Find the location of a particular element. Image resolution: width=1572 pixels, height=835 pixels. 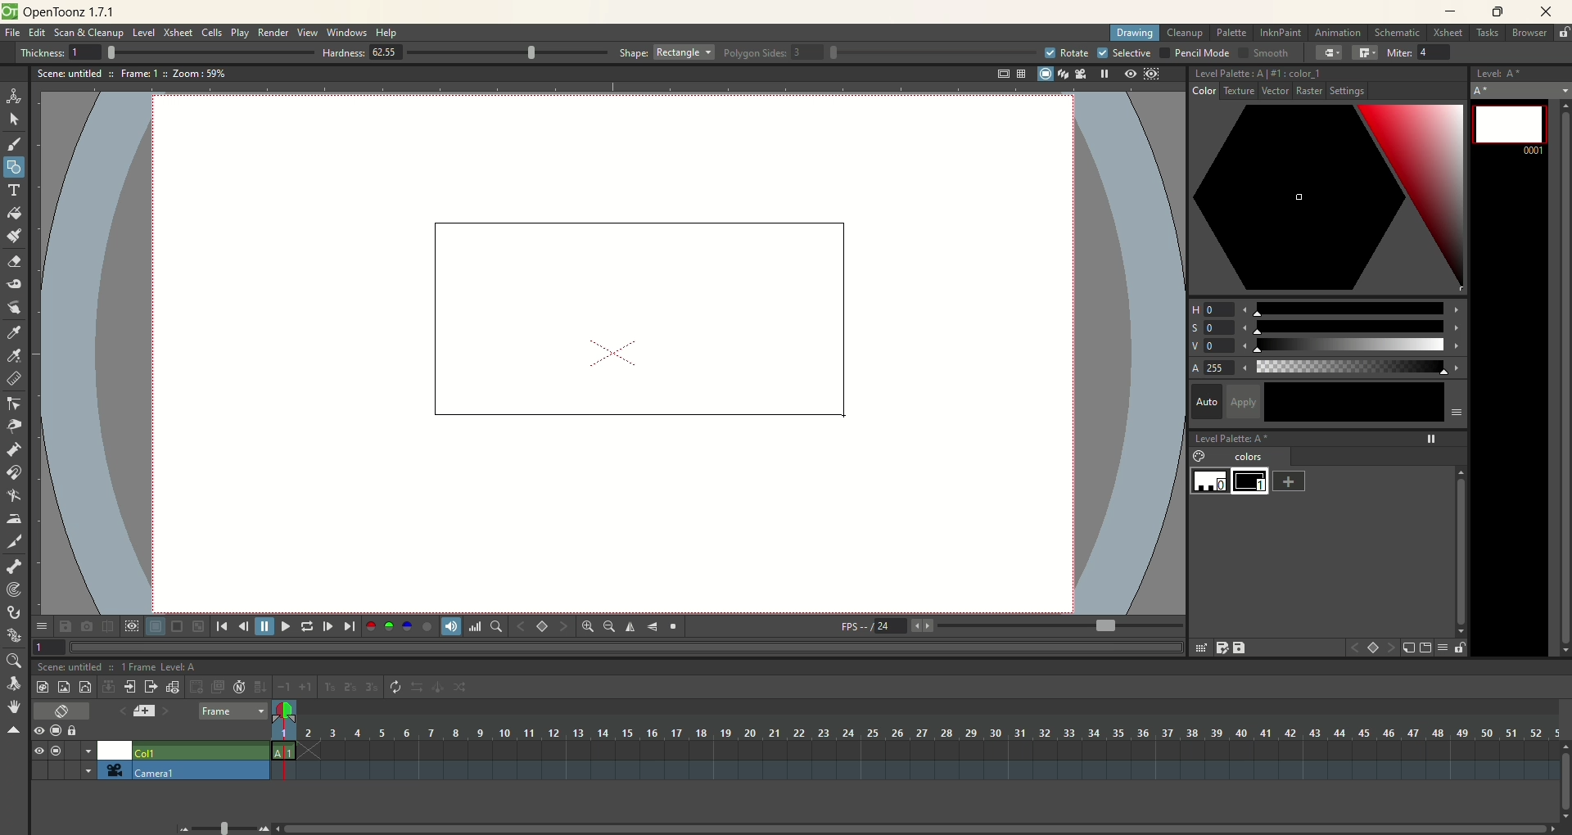

next key is located at coordinates (1392, 648).